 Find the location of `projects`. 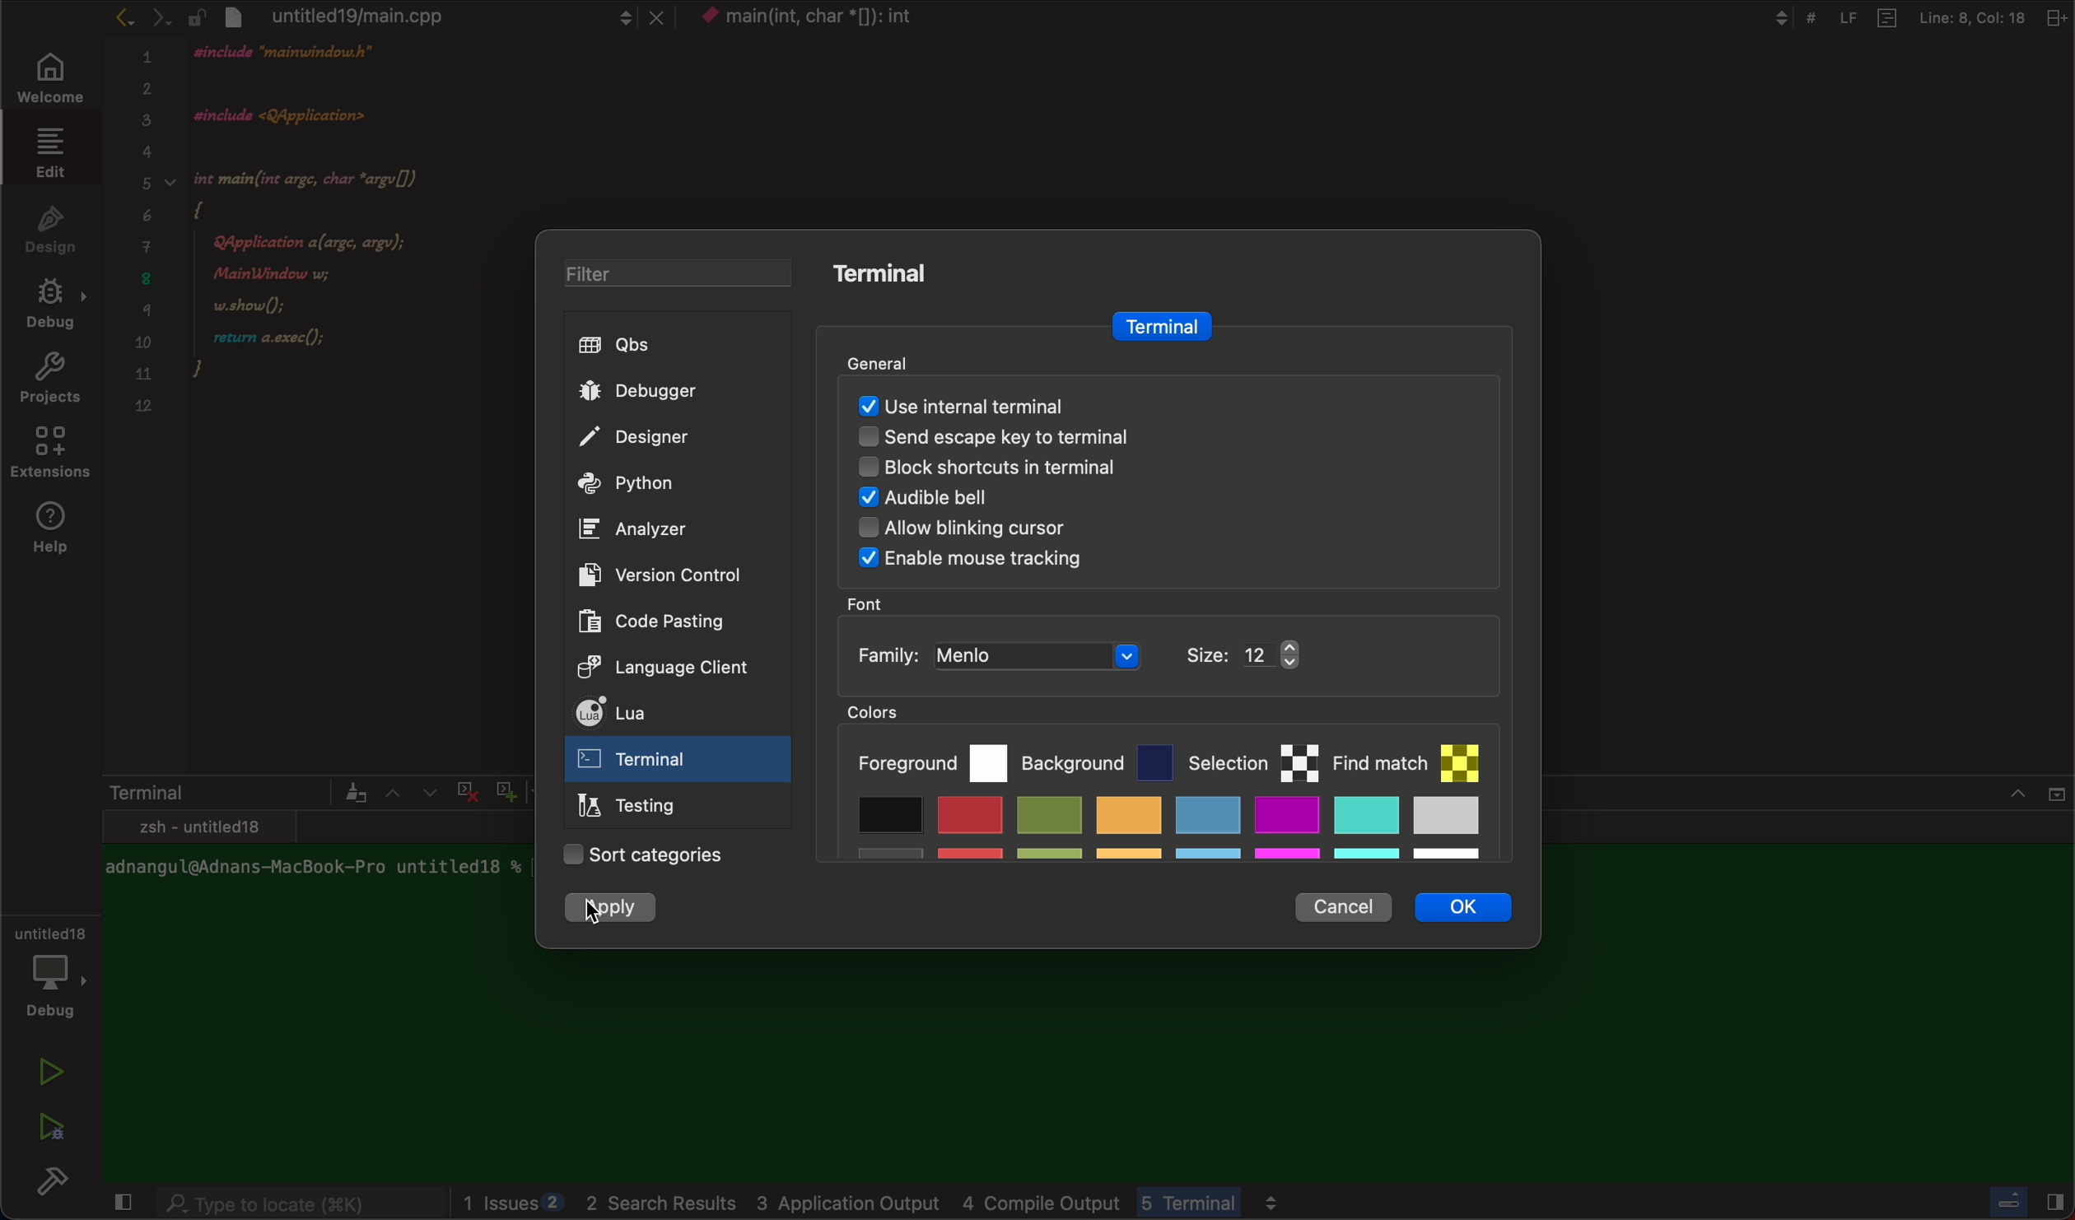

projects is located at coordinates (49, 382).